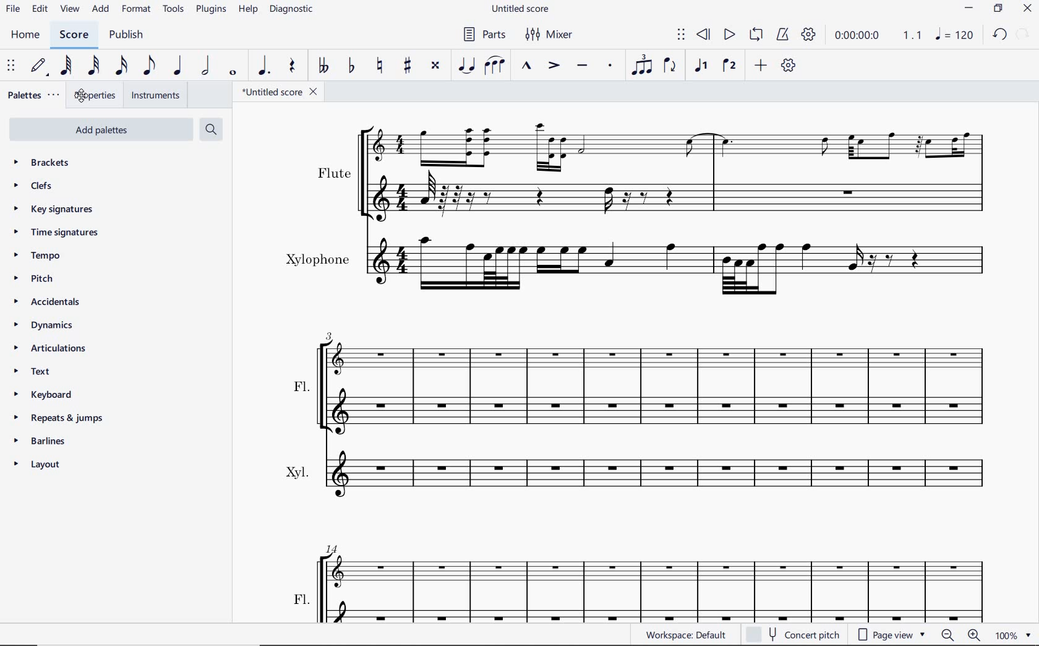 This screenshot has height=646, width=1039. Describe the element at coordinates (46, 325) in the screenshot. I see `dynamics` at that location.